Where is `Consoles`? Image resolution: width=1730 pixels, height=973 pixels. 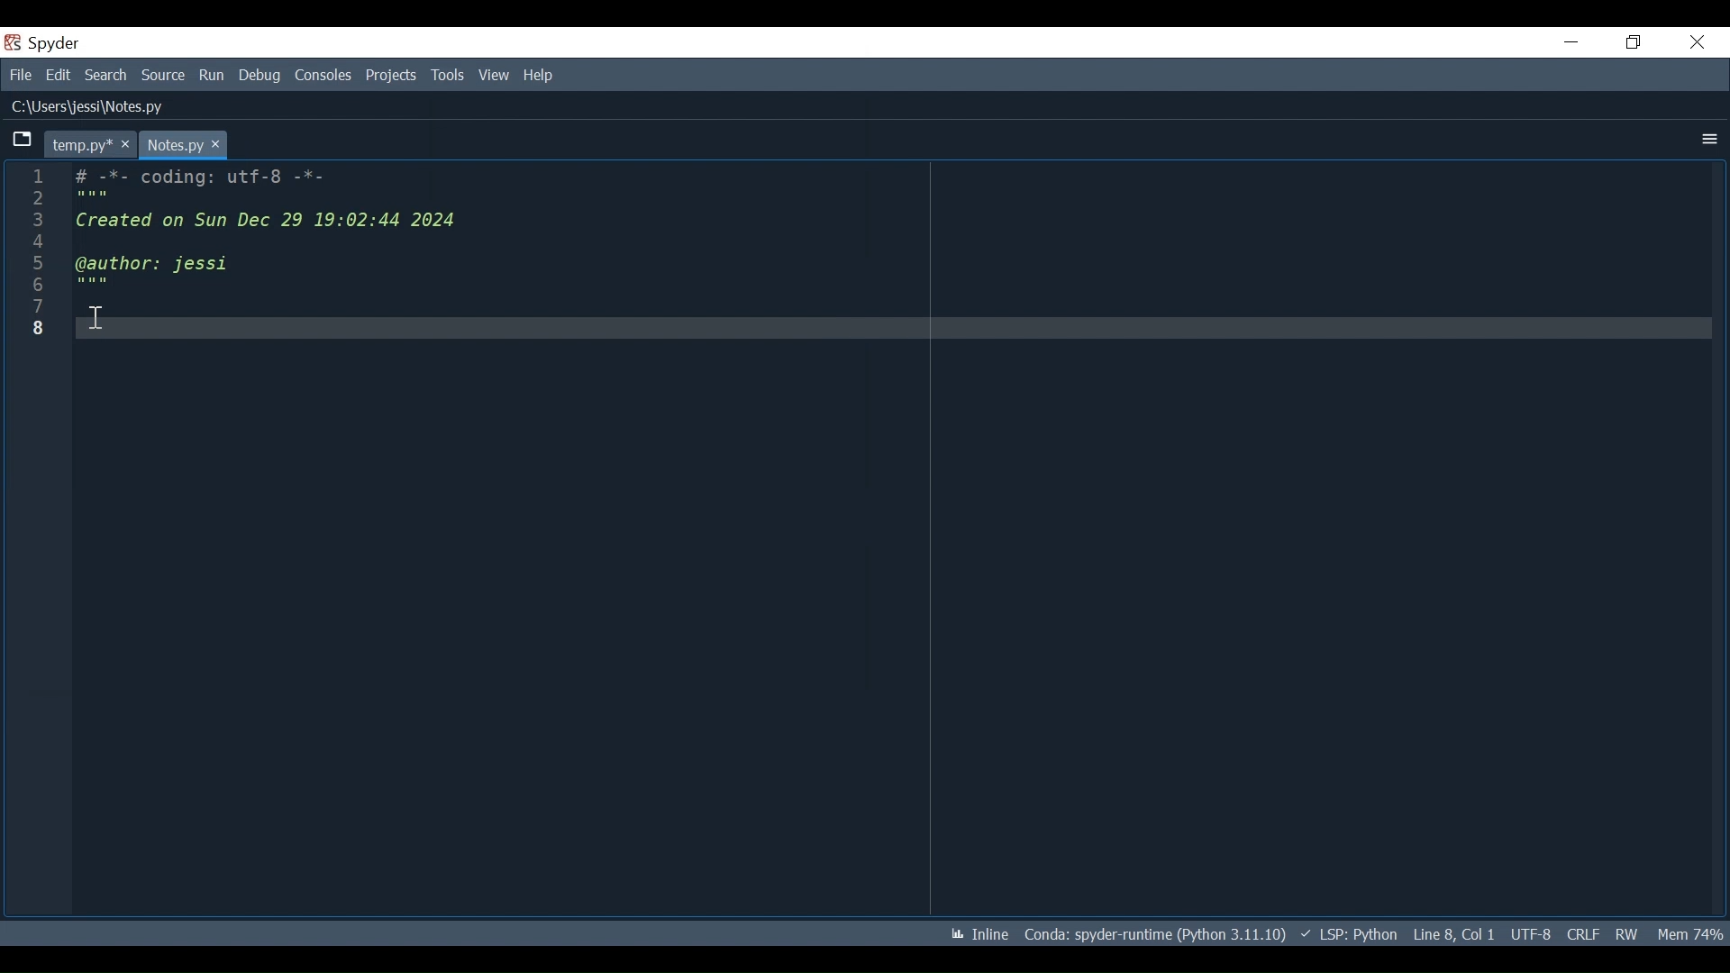 Consoles is located at coordinates (323, 75).